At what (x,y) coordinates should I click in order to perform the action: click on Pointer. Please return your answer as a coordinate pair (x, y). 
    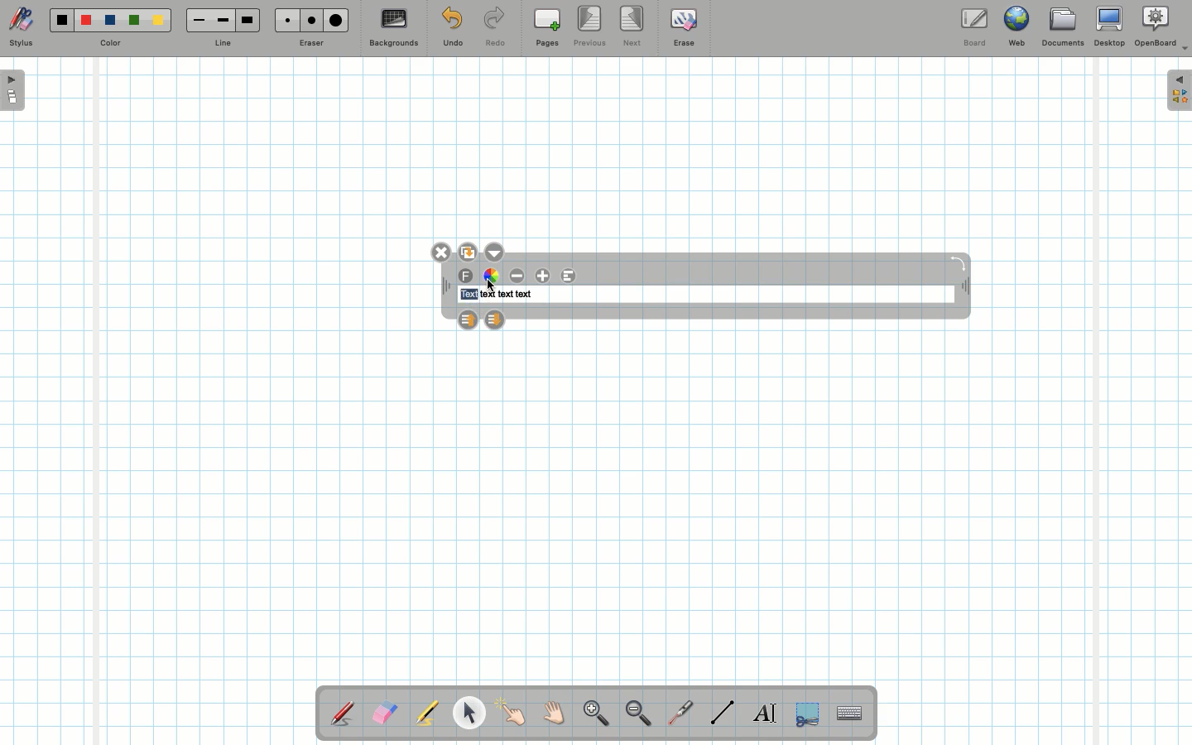
    Looking at the image, I should click on (512, 713).